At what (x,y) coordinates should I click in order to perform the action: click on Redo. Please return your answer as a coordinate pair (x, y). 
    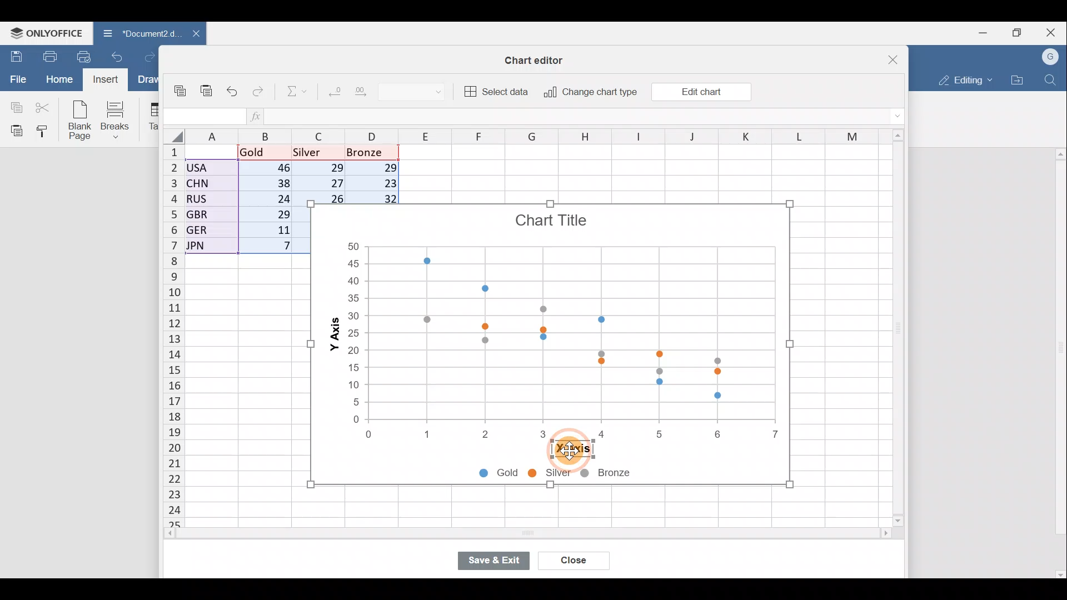
    Looking at the image, I should click on (259, 89).